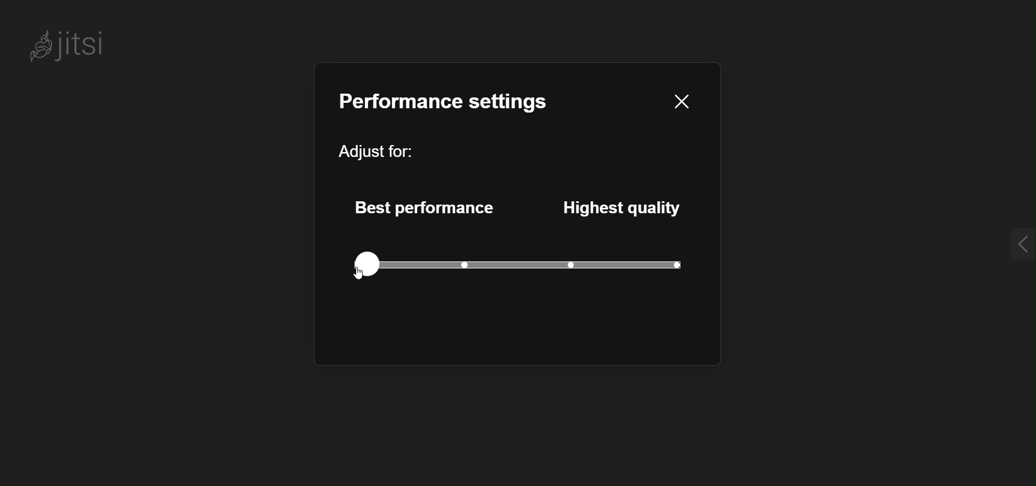 The width and height of the screenshot is (1036, 486). Describe the element at coordinates (423, 204) in the screenshot. I see `best performance` at that location.